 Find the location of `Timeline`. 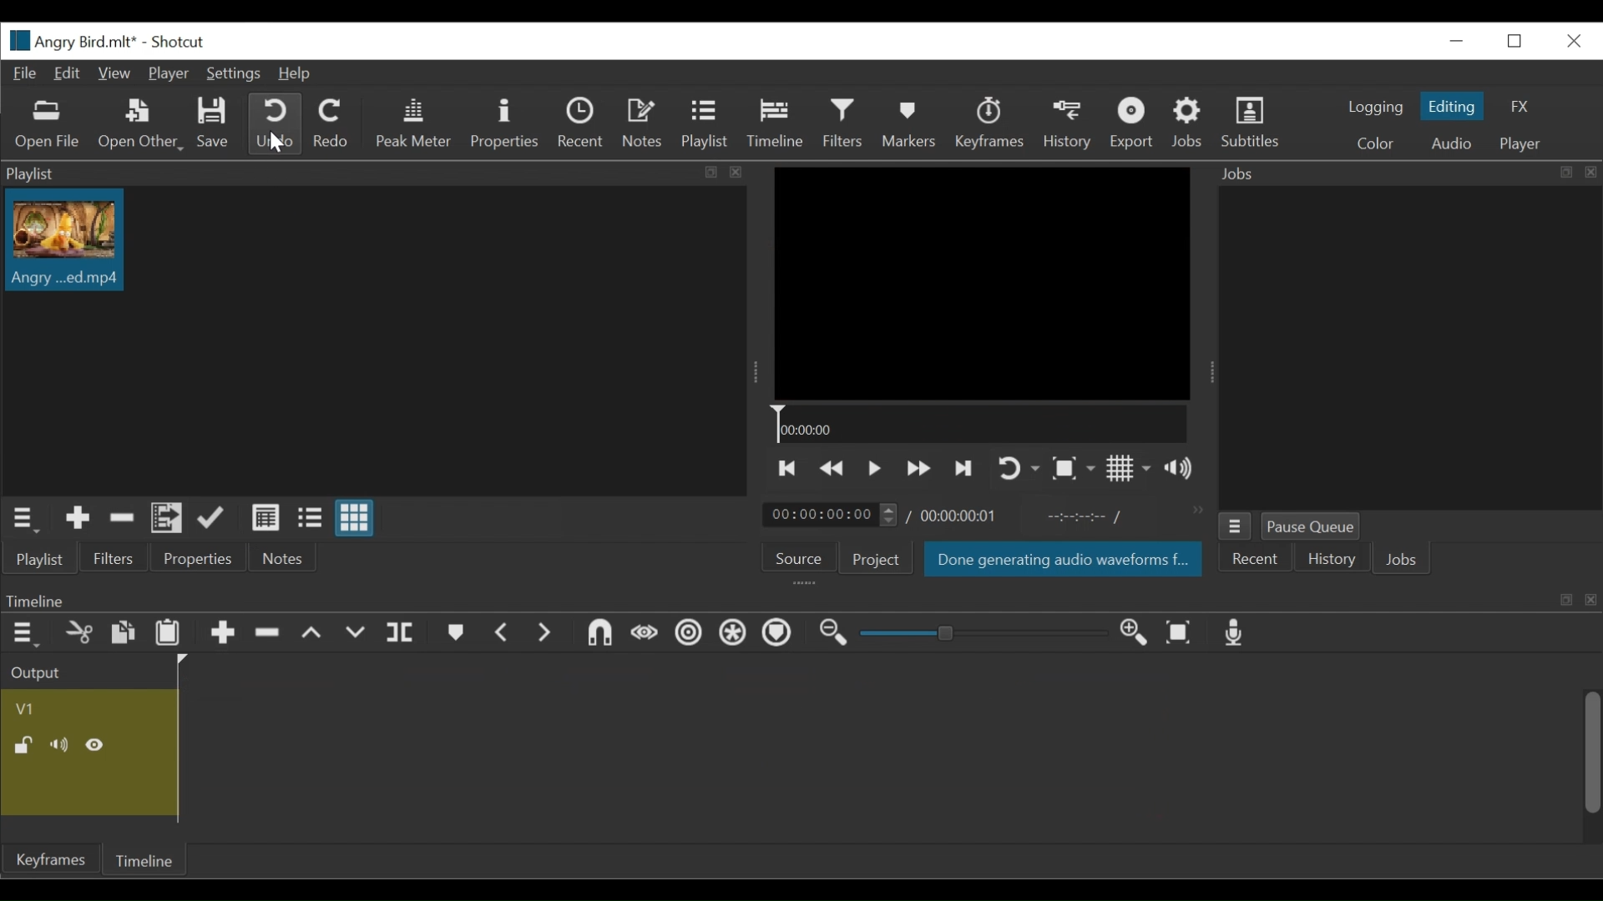

Timeline is located at coordinates (141, 859).